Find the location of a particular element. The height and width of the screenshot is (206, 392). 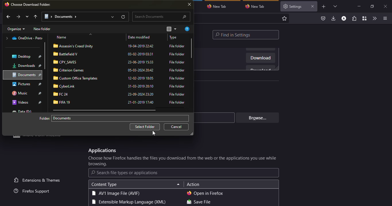

date modified is located at coordinates (141, 46).